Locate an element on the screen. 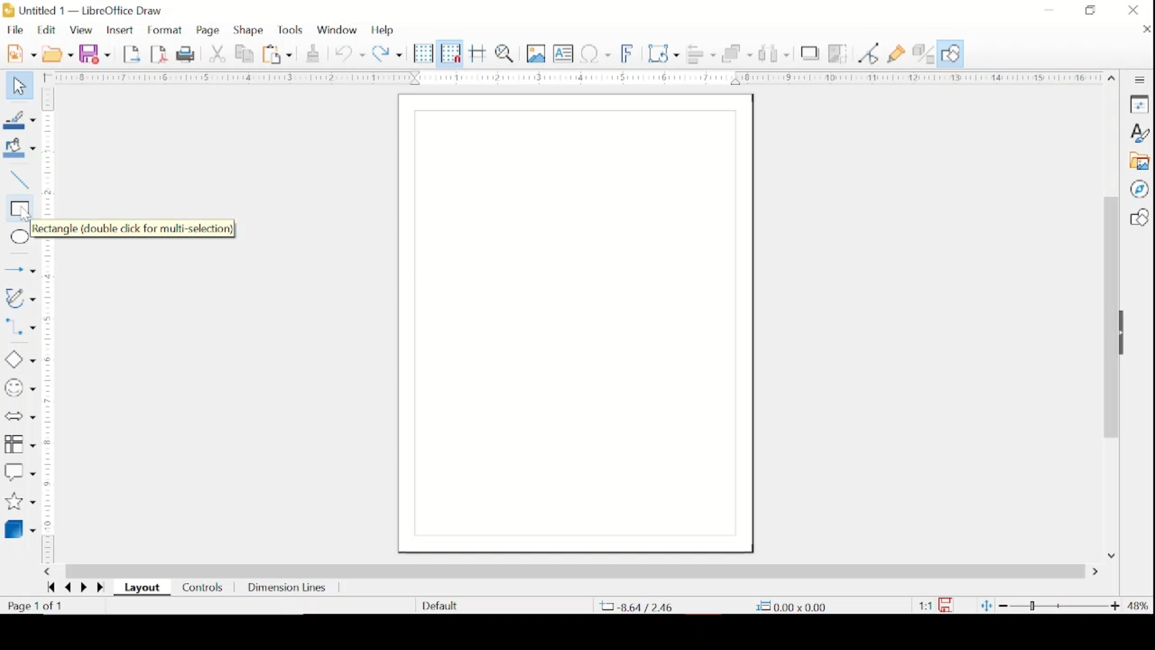 This screenshot has width=1155, height=650. rectangular (double click for multi-selection) is located at coordinates (138, 229).